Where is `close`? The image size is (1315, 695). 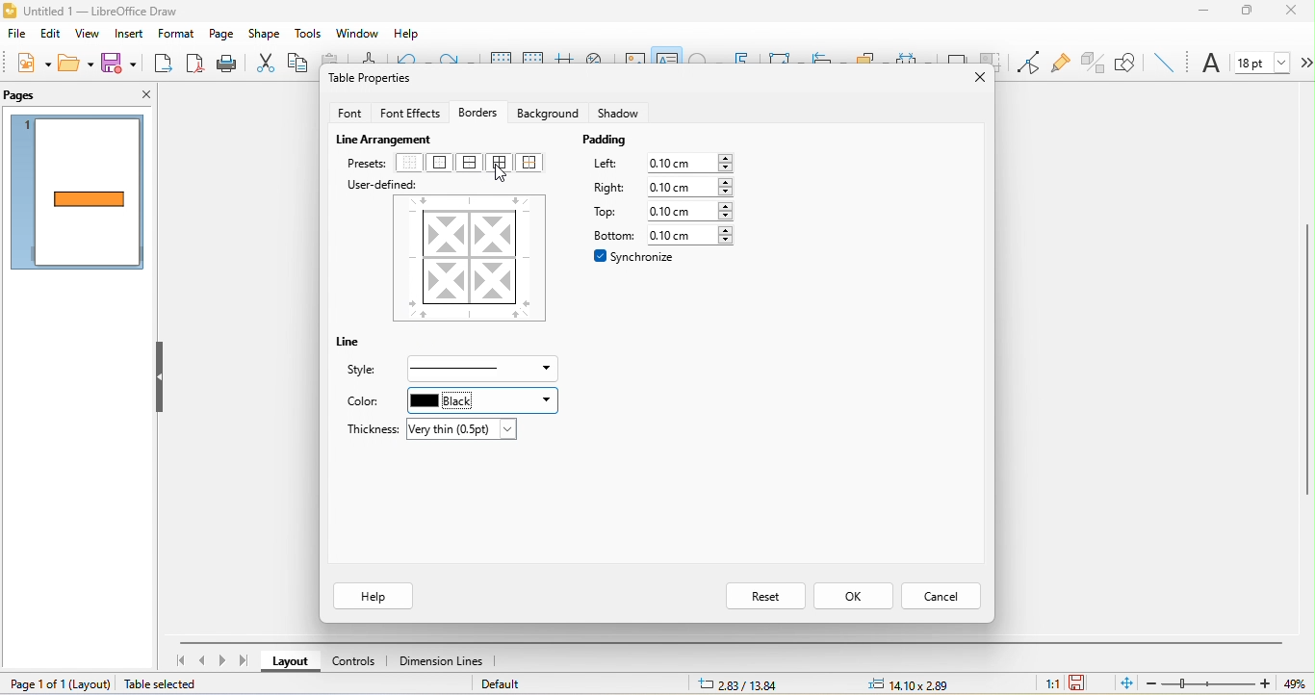 close is located at coordinates (974, 74).